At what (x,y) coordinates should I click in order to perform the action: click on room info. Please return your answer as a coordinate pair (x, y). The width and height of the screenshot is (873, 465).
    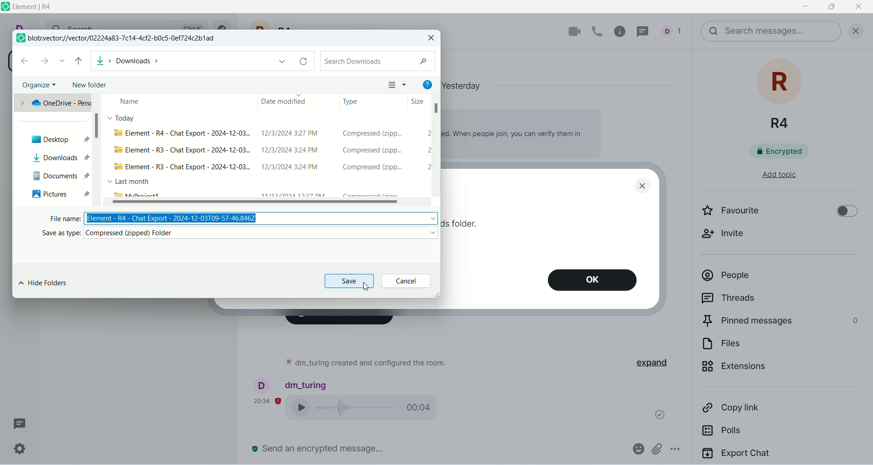
    Looking at the image, I should click on (622, 31).